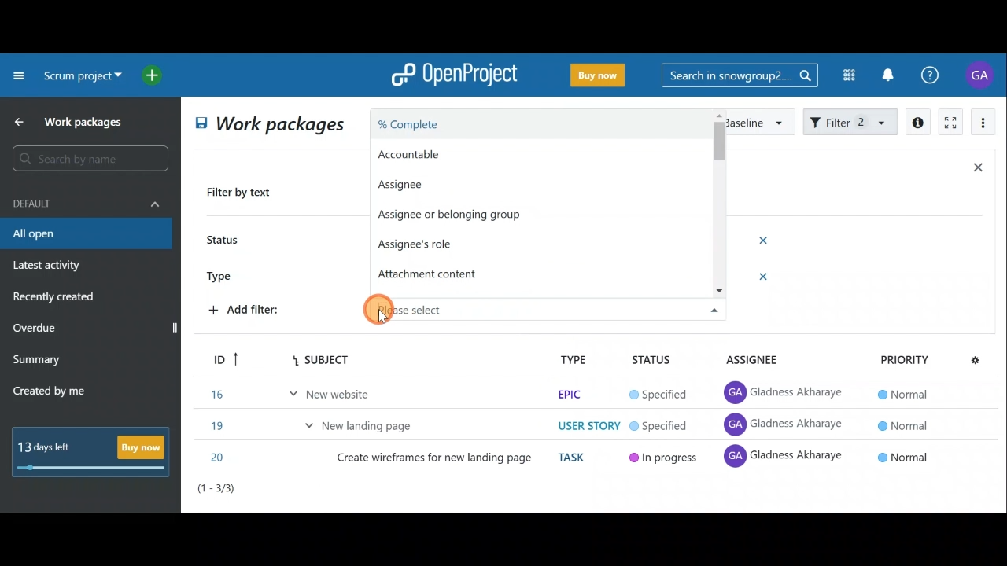  I want to click on Notification center, so click(890, 73).